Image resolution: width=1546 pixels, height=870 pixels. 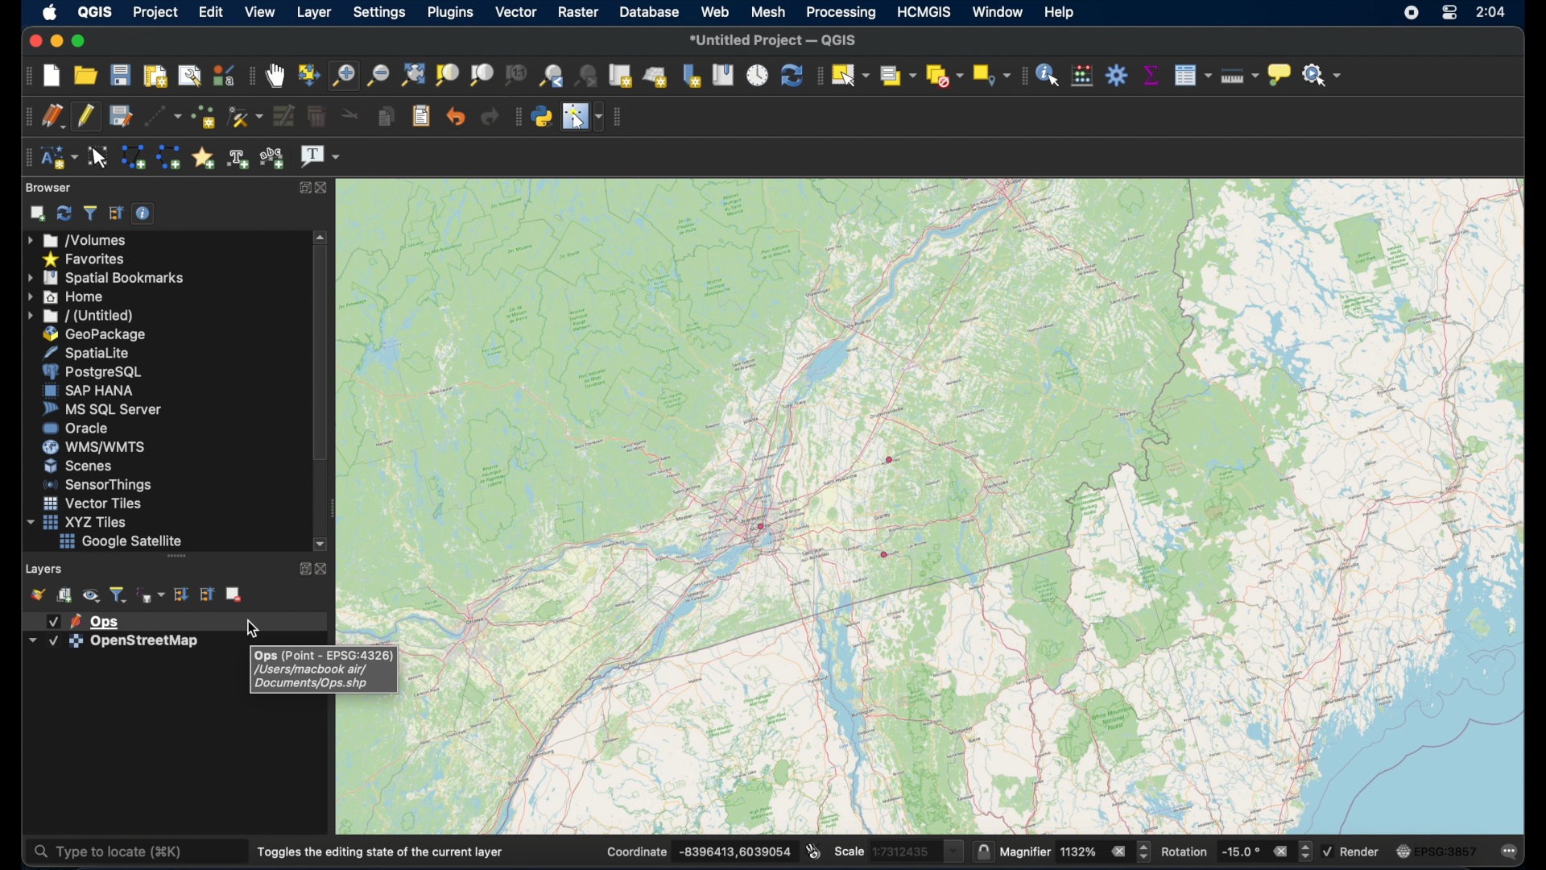 I want to click on scroll up arrow, so click(x=320, y=239).